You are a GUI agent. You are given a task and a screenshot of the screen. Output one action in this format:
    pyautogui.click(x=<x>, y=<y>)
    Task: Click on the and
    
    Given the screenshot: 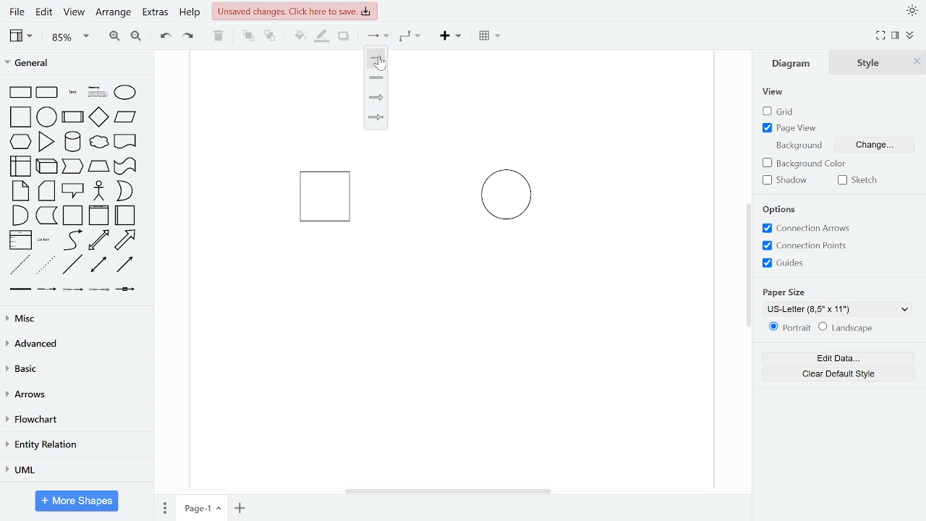 What is the action you would take?
    pyautogui.click(x=20, y=214)
    